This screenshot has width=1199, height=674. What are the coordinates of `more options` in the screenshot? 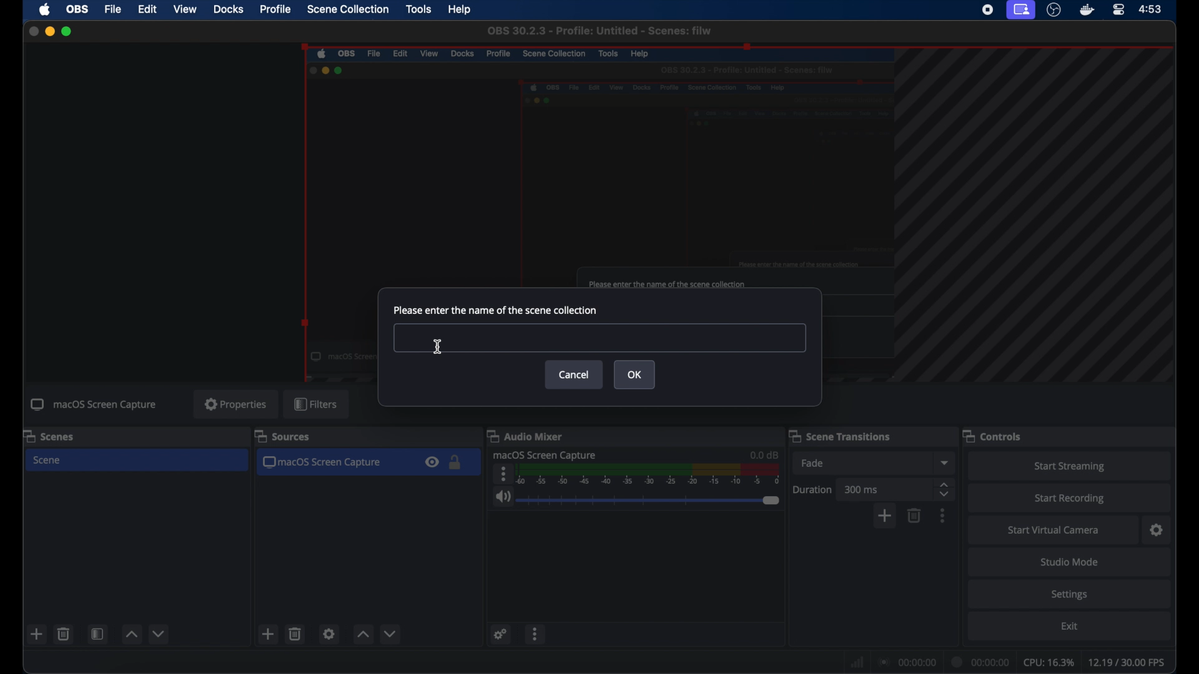 It's located at (535, 636).